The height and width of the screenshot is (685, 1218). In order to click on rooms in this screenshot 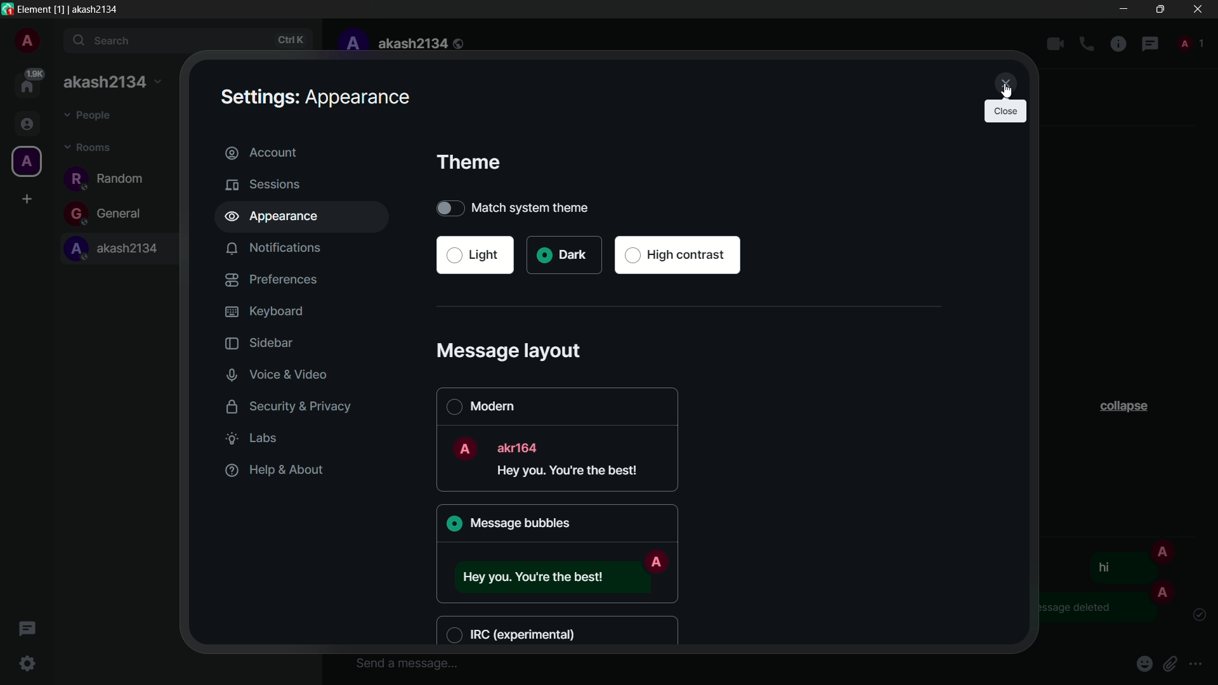, I will do `click(89, 148)`.